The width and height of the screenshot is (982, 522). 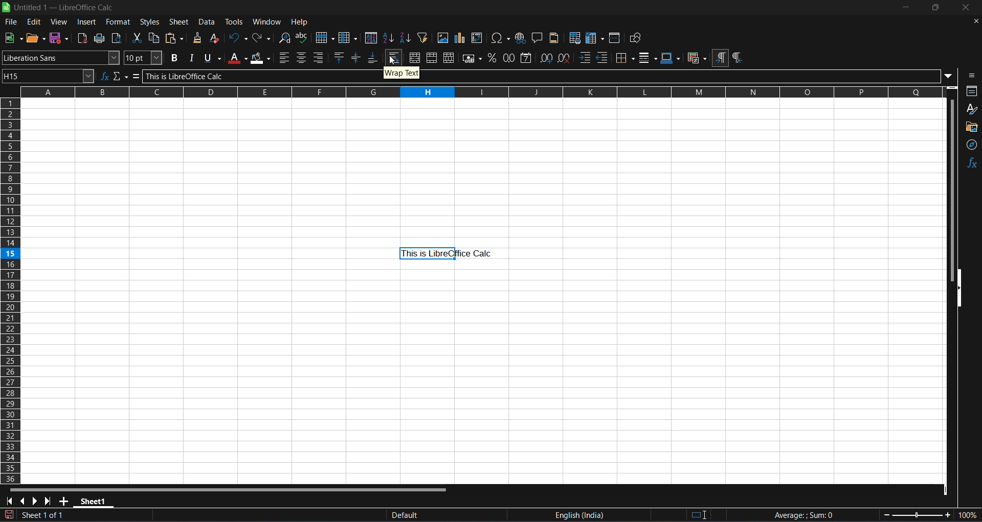 What do you see at coordinates (9, 290) in the screenshot?
I see `columns` at bounding box center [9, 290].